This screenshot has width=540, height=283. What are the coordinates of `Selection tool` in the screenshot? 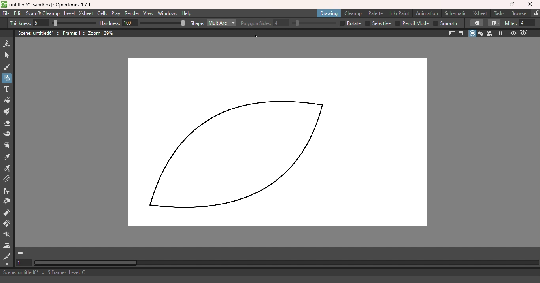 It's located at (9, 56).